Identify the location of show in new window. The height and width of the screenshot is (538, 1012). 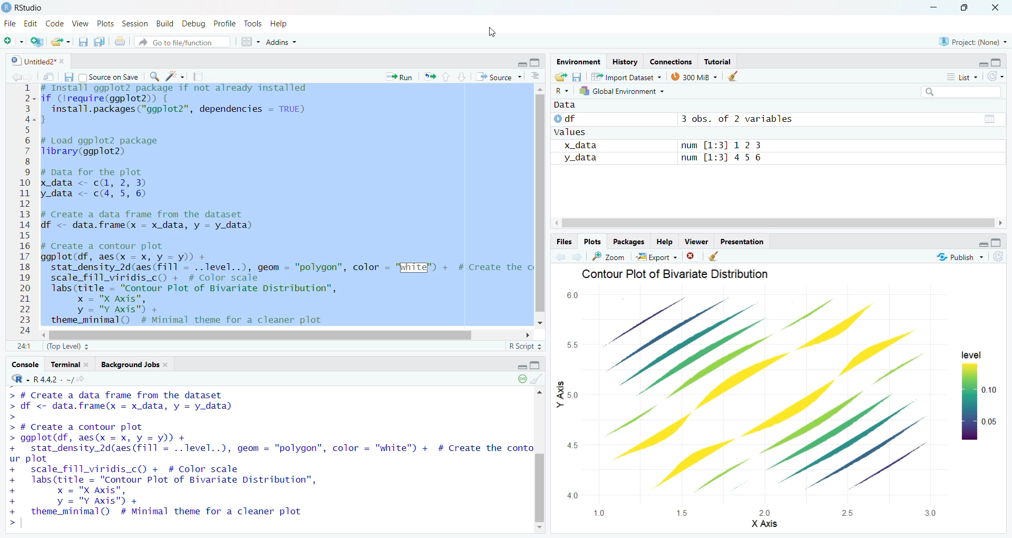
(48, 78).